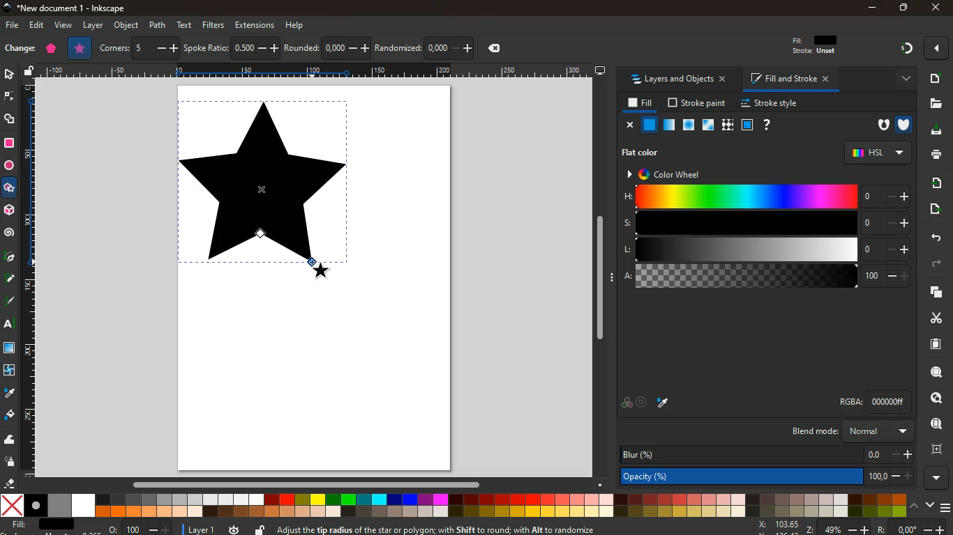 This screenshot has height=535, width=953. What do you see at coordinates (426, 46) in the screenshot?
I see `randomized` at bounding box center [426, 46].